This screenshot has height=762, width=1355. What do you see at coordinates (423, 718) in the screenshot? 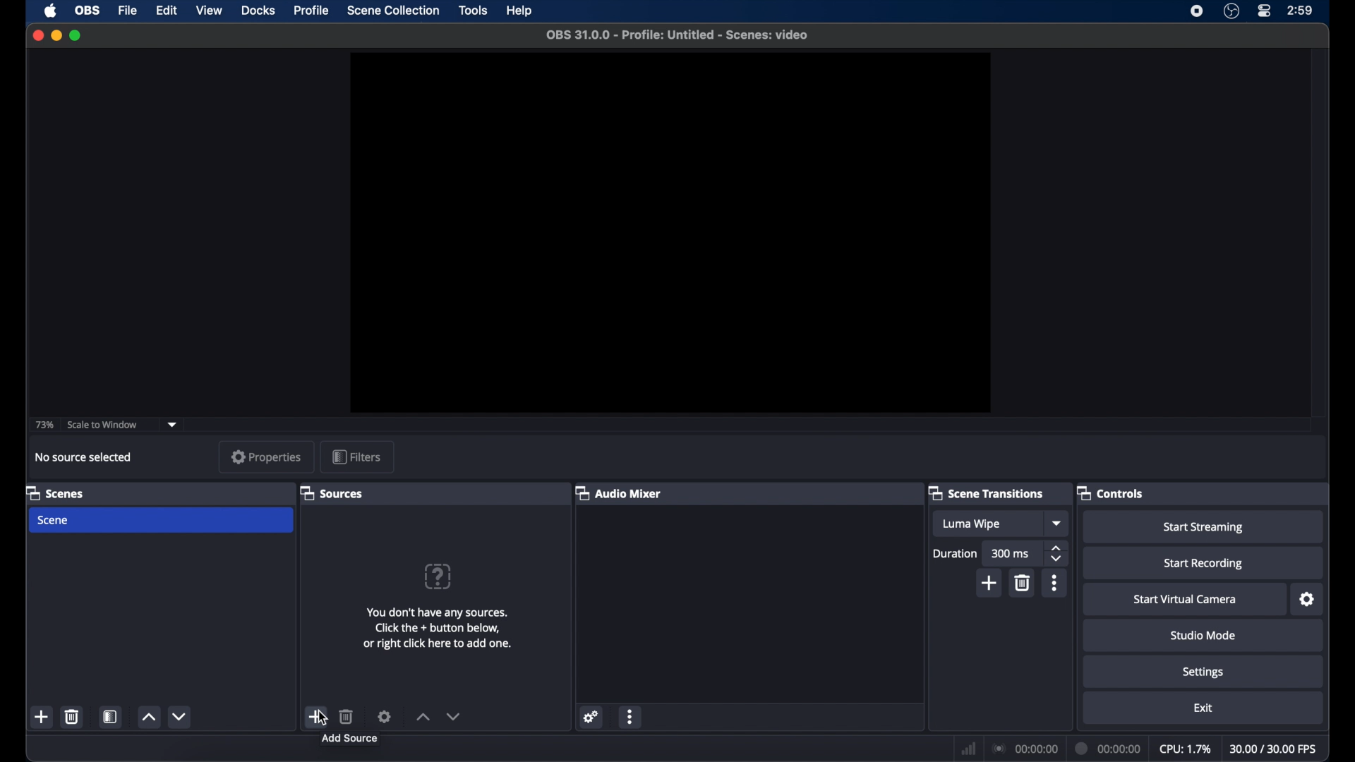
I see `increment` at bounding box center [423, 718].